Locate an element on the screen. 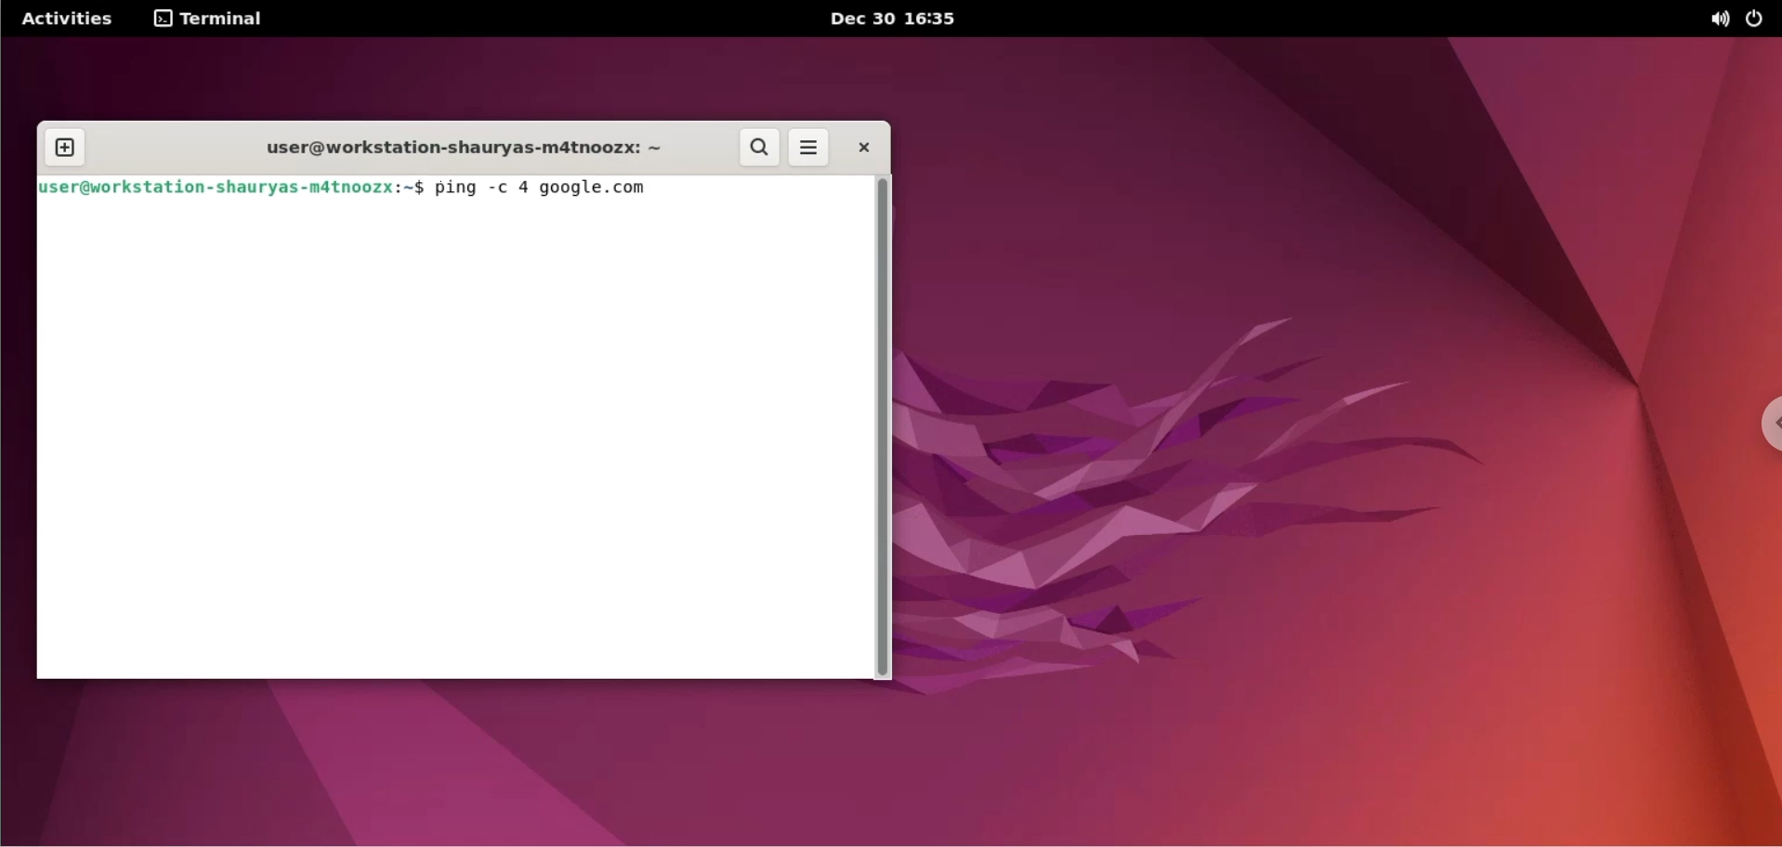 The height and width of the screenshot is (847, 1782). ping -c 4 google.com is located at coordinates (544, 190).